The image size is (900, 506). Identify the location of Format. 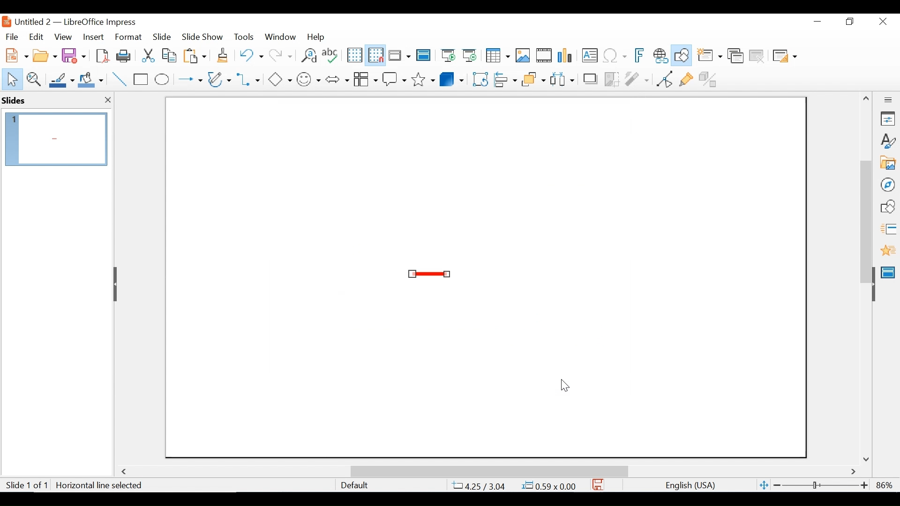
(129, 37).